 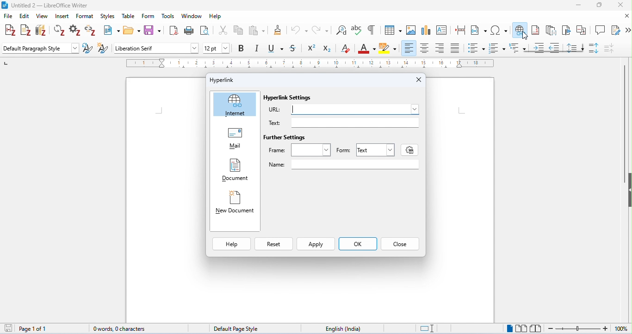 What do you see at coordinates (577, 6) in the screenshot?
I see `minimize` at bounding box center [577, 6].